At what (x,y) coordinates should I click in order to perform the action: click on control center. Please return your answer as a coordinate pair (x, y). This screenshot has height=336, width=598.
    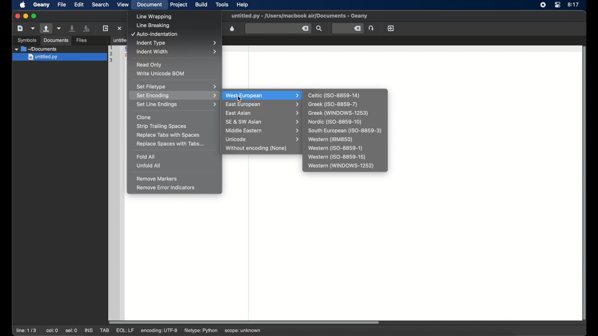
    Looking at the image, I should click on (558, 5).